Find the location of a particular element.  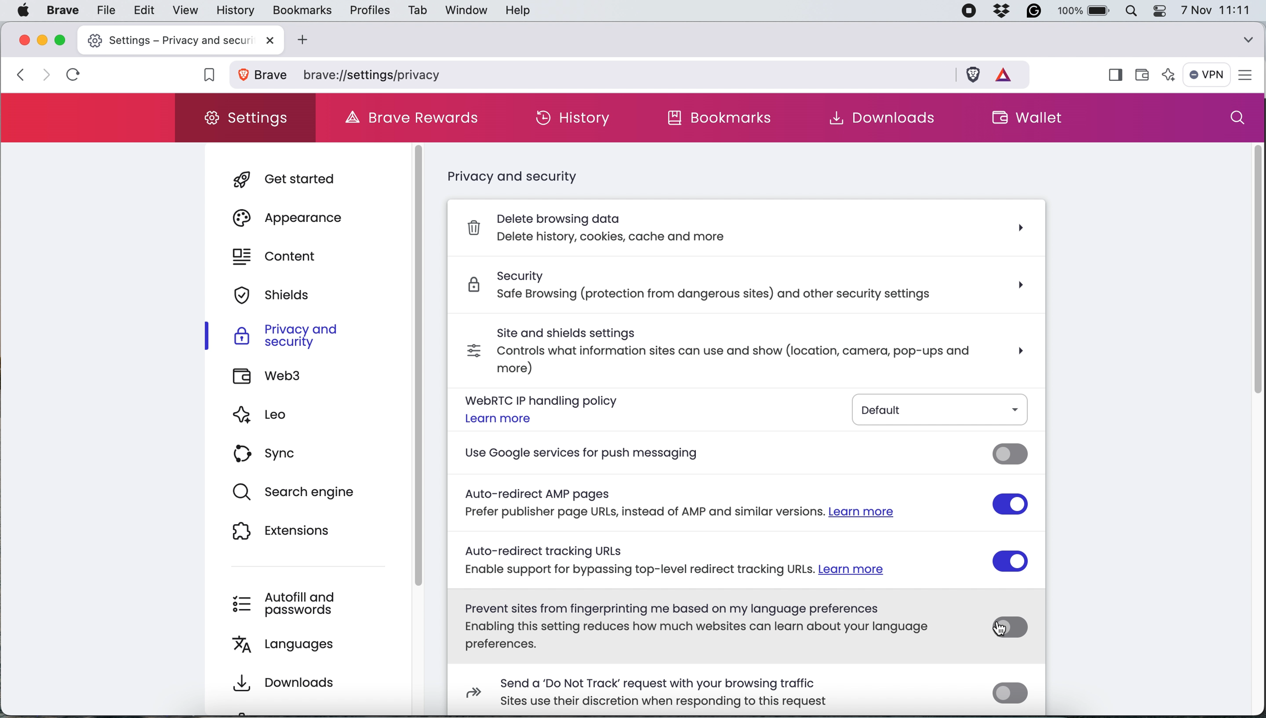

leo ai is located at coordinates (1170, 76).